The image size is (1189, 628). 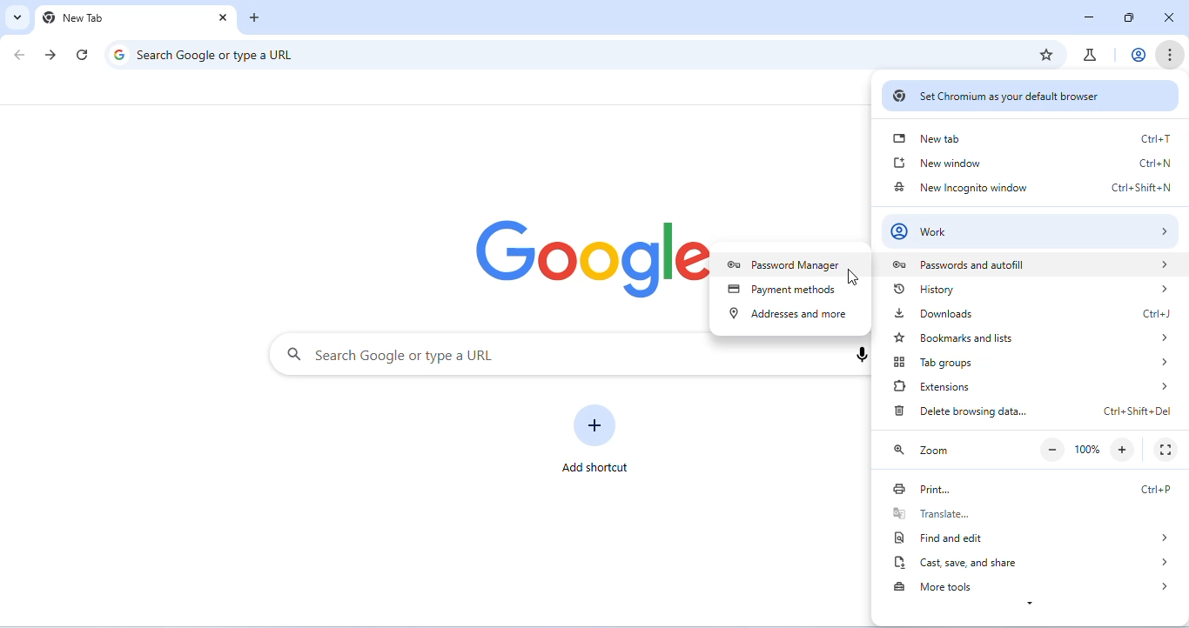 I want to click on account, so click(x=1136, y=55).